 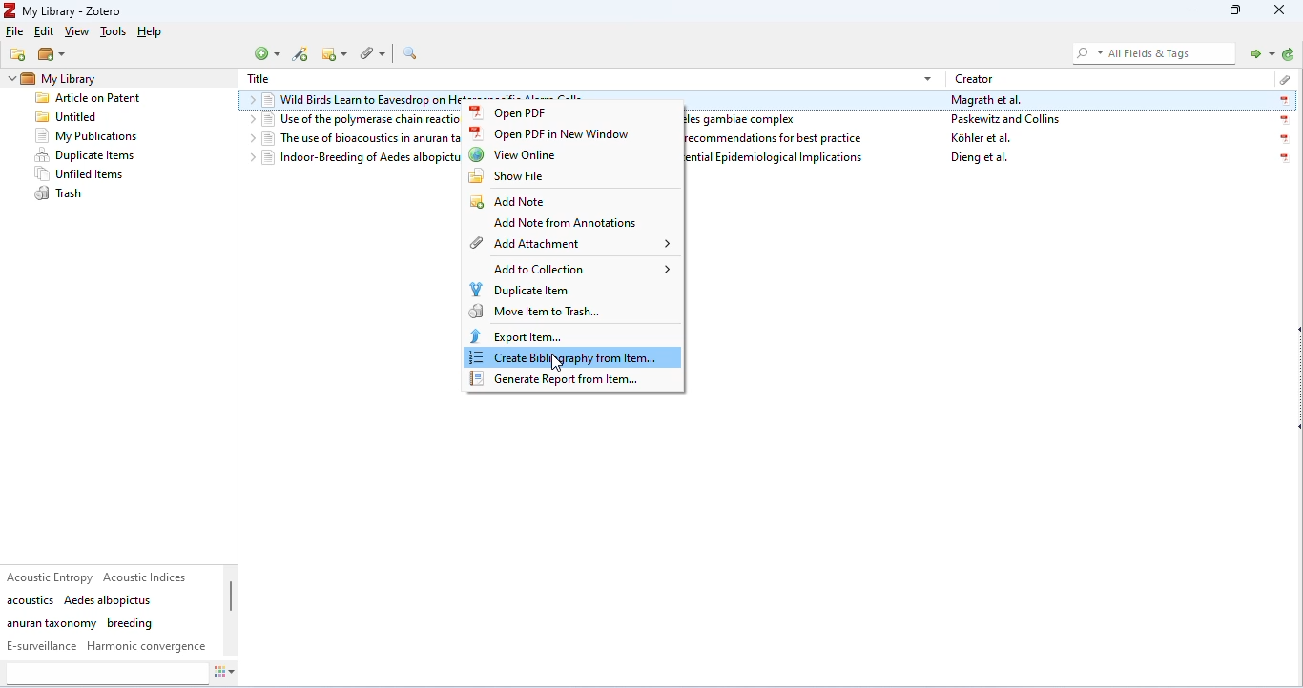 What do you see at coordinates (558, 362) in the screenshot?
I see `cursor` at bounding box center [558, 362].